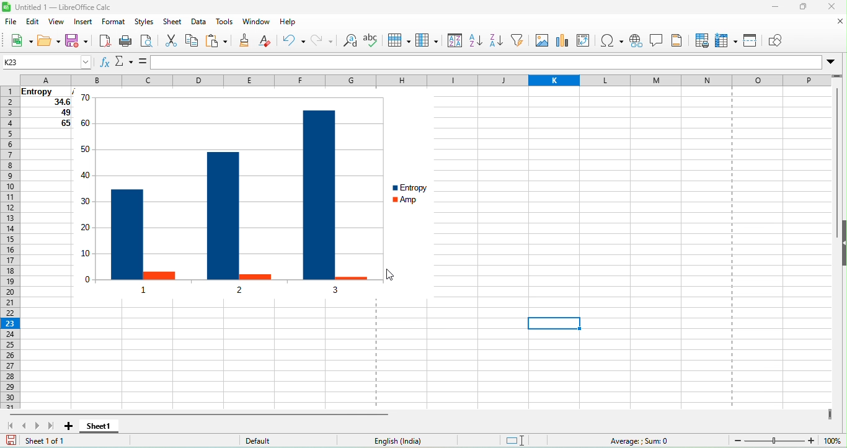 The image size is (847, 448). What do you see at coordinates (201, 24) in the screenshot?
I see `data` at bounding box center [201, 24].